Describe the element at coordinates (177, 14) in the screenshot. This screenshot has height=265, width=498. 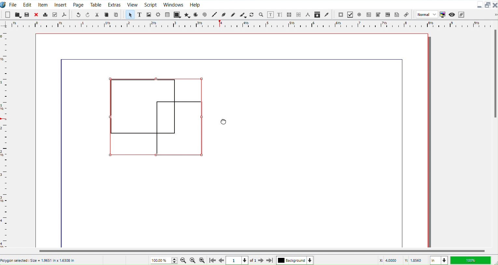
I see `Shape ` at that location.